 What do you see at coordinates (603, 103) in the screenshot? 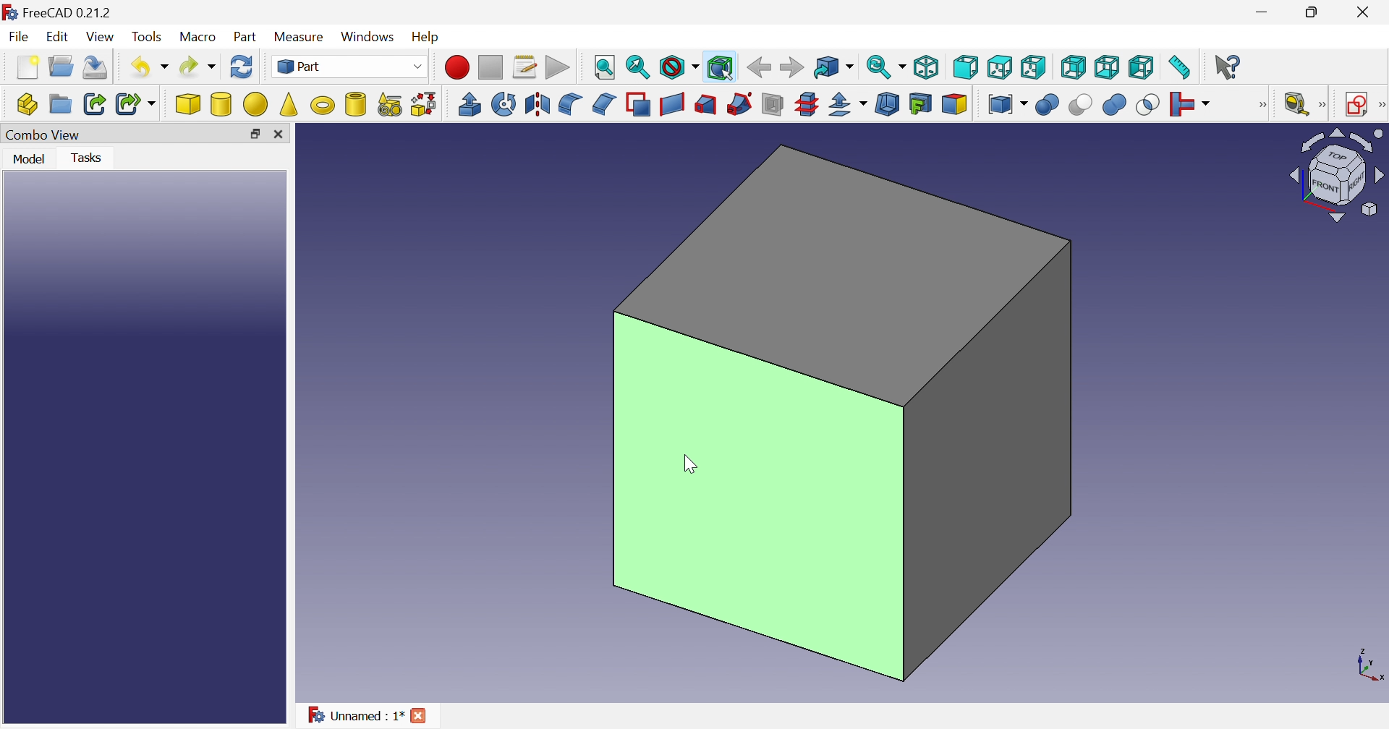
I see `Chamfer...` at bounding box center [603, 103].